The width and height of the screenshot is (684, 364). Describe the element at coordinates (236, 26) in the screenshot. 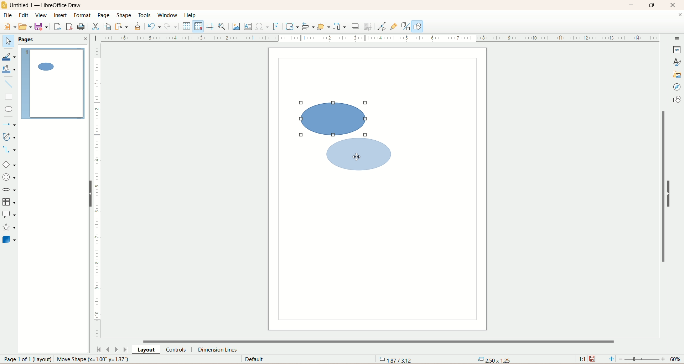

I see `` at that location.